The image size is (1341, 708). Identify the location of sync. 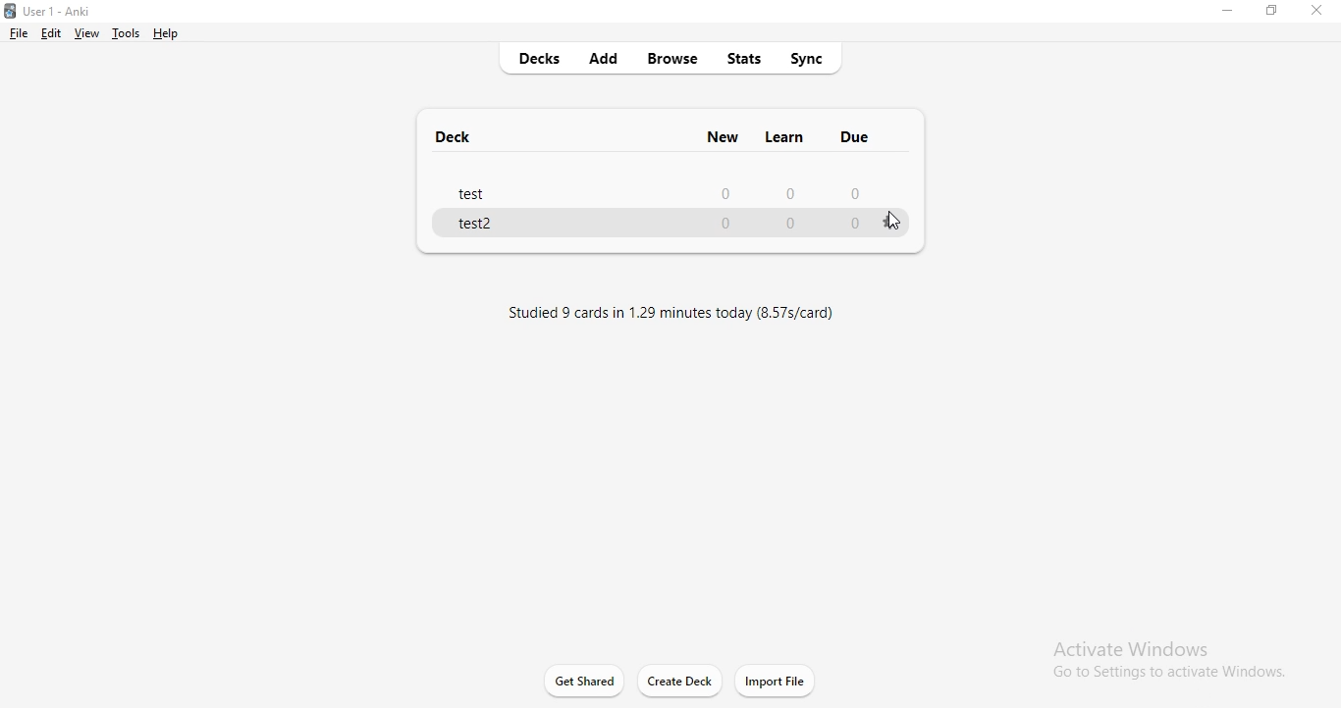
(812, 62).